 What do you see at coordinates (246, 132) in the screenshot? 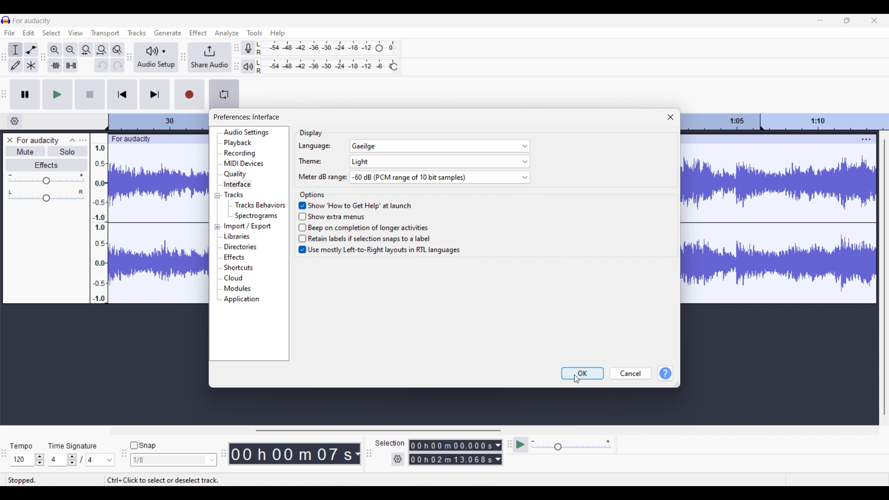
I see `Audio settings` at bounding box center [246, 132].